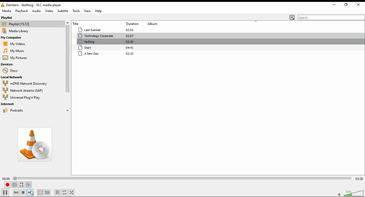  Describe the element at coordinates (339, 195) in the screenshot. I see `mute/unmute` at that location.